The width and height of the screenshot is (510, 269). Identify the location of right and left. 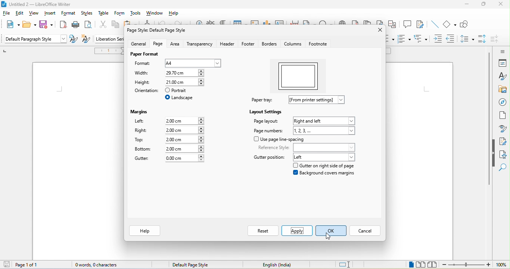
(325, 120).